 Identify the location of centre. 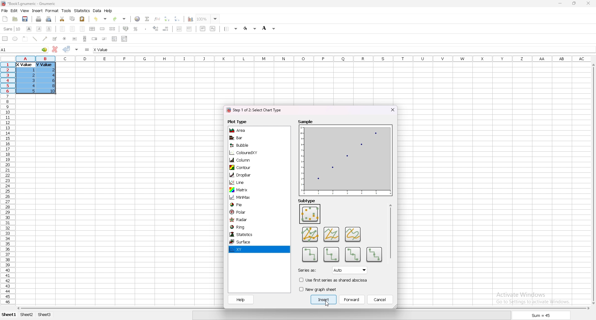
(73, 29).